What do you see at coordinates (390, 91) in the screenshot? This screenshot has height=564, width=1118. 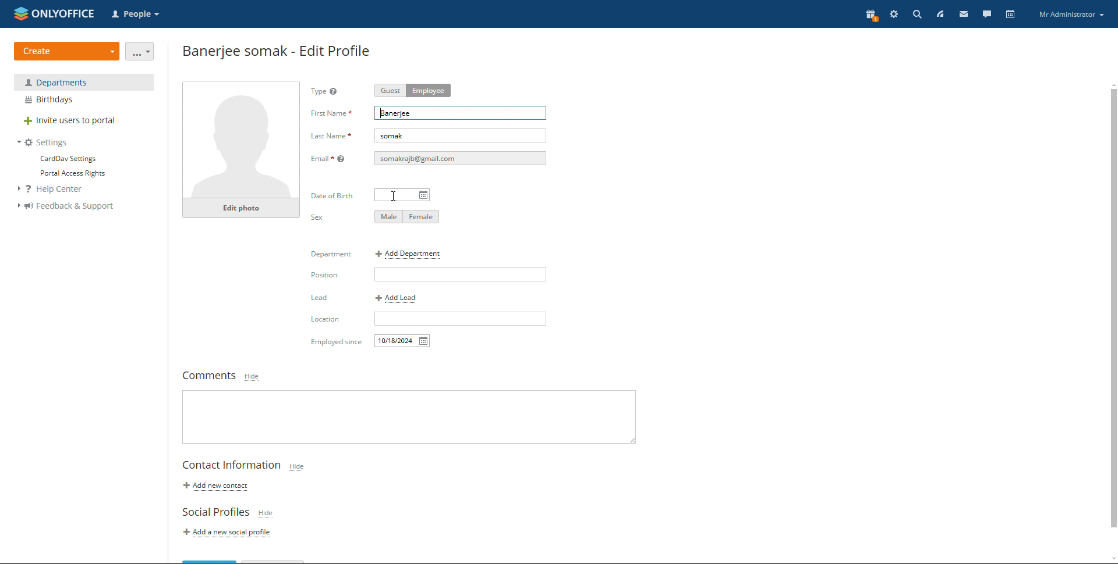 I see `guest` at bounding box center [390, 91].